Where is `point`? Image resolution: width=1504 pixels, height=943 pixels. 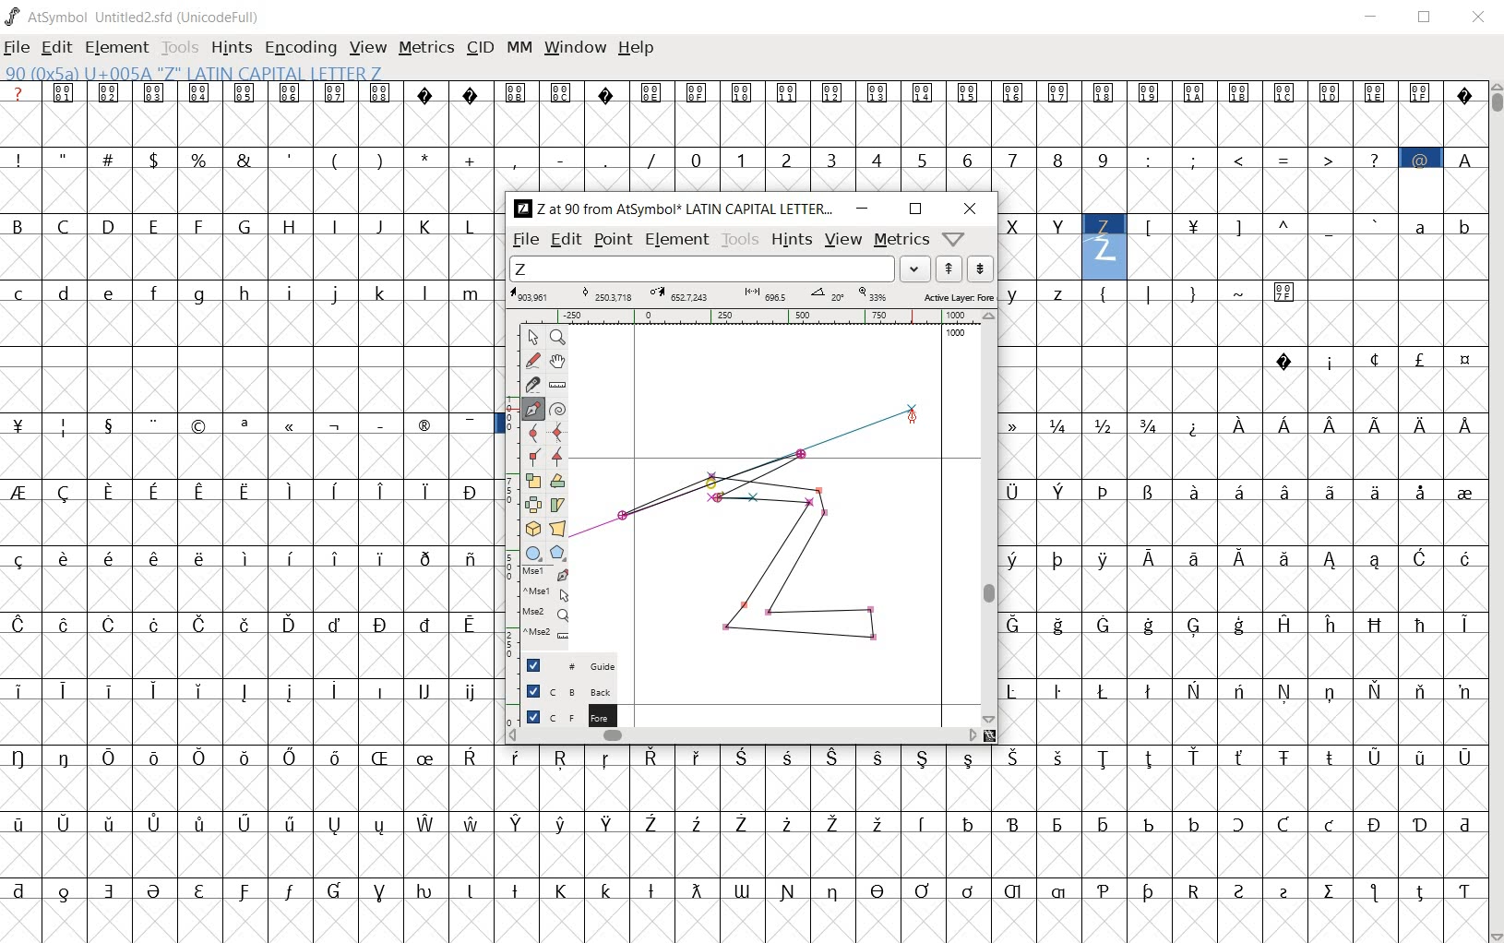
point is located at coordinates (613, 241).